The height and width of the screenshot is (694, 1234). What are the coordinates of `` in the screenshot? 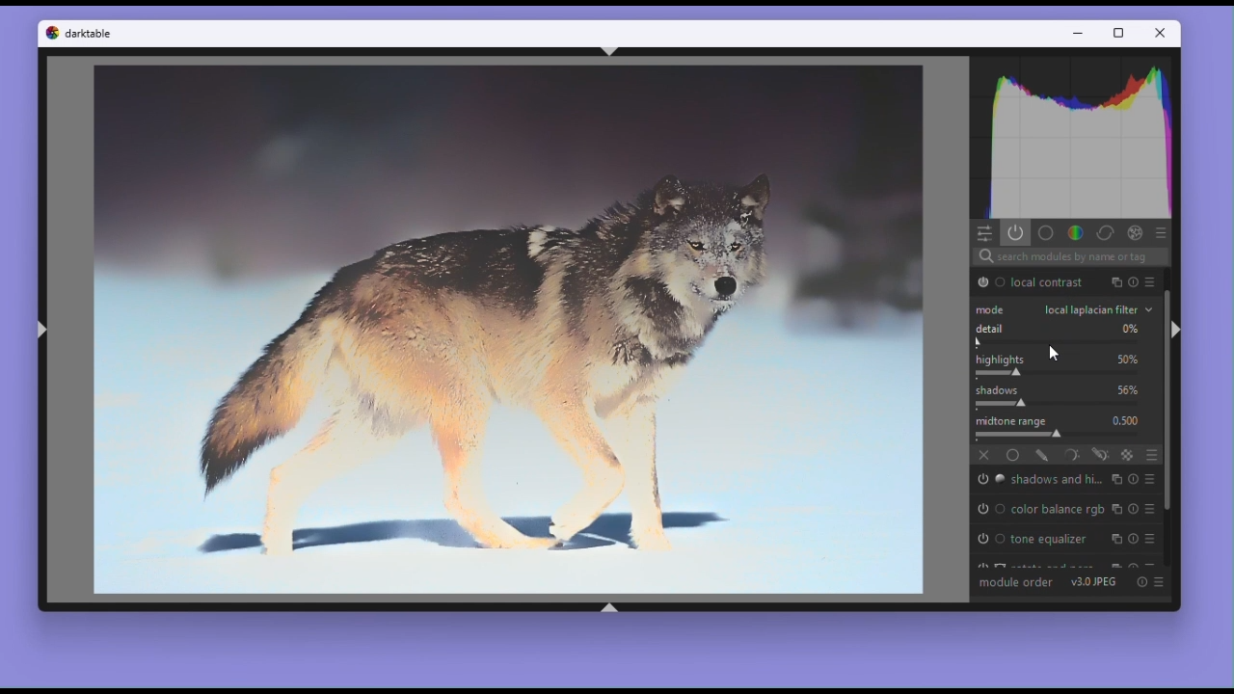 It's located at (1155, 282).